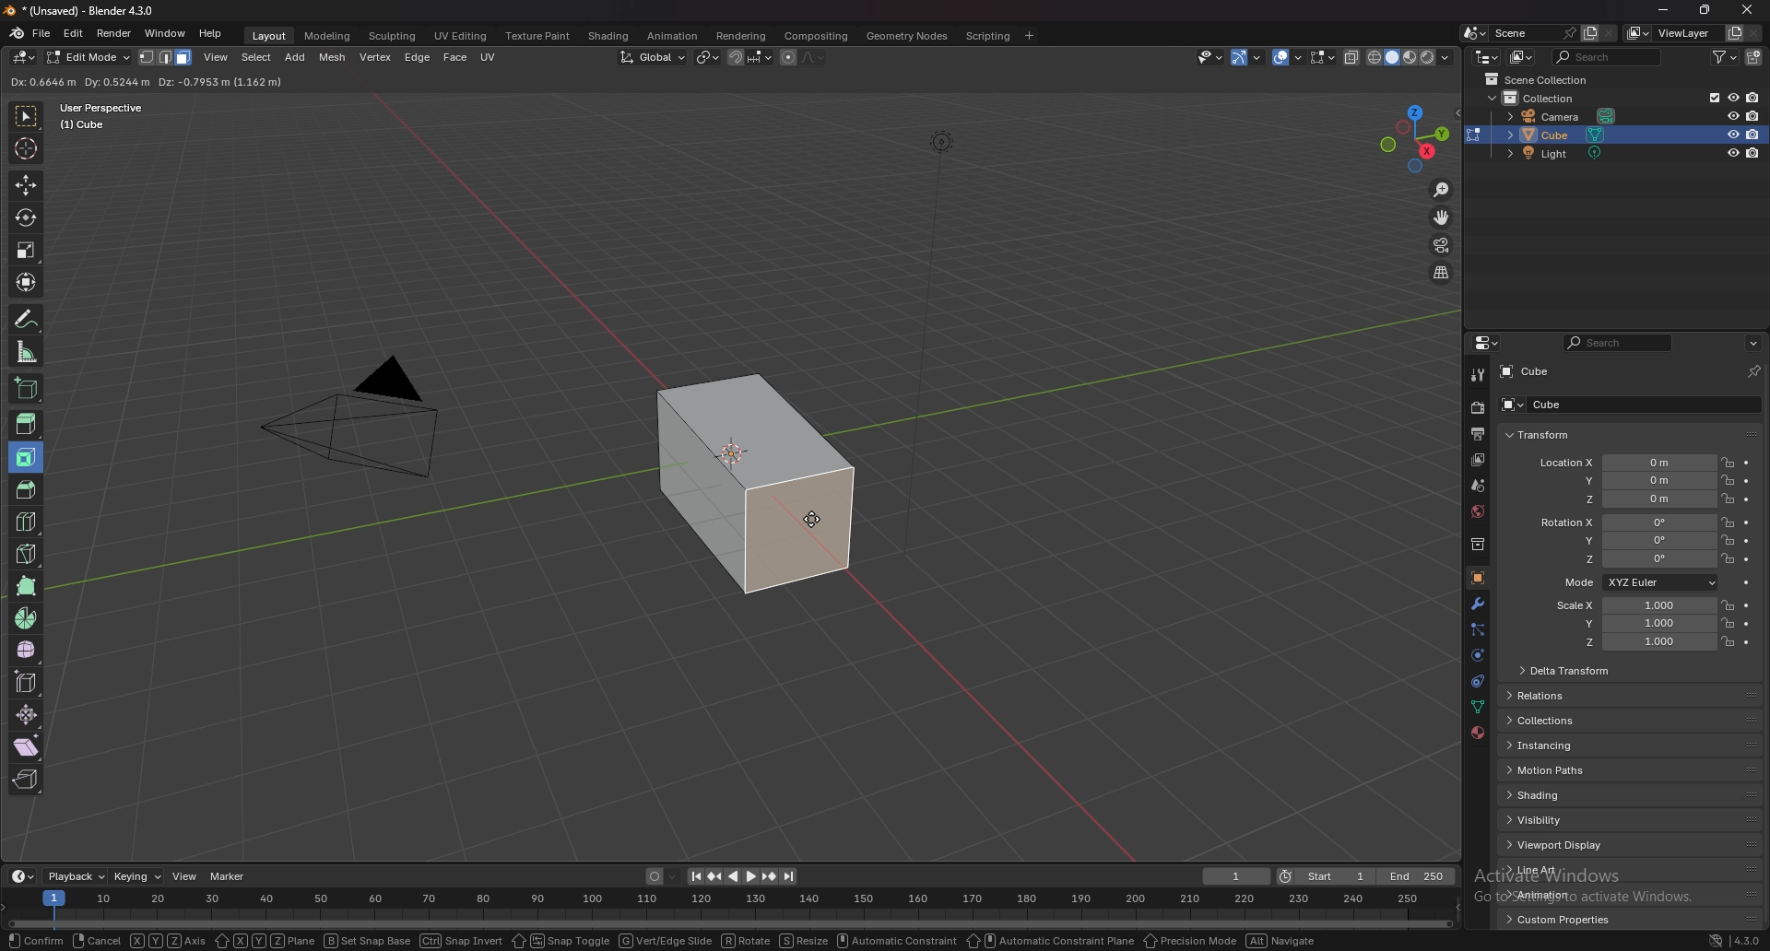 Image resolution: width=1770 pixels, height=951 pixels. Describe the element at coordinates (1717, 940) in the screenshot. I see `network` at that location.